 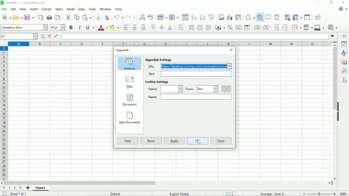 I want to click on Events, so click(x=227, y=89).